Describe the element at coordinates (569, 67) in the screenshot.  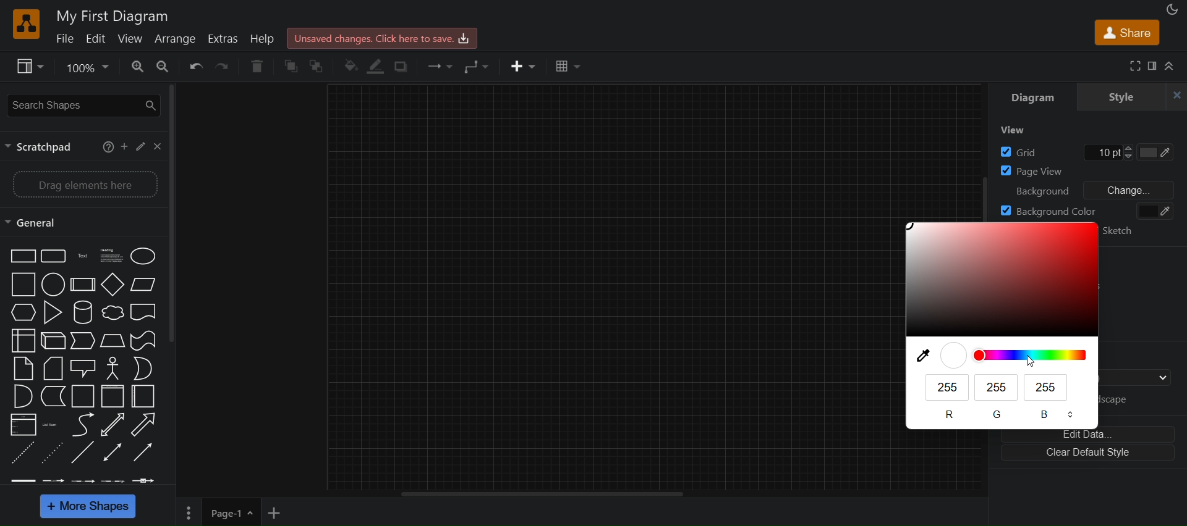
I see `table` at that location.